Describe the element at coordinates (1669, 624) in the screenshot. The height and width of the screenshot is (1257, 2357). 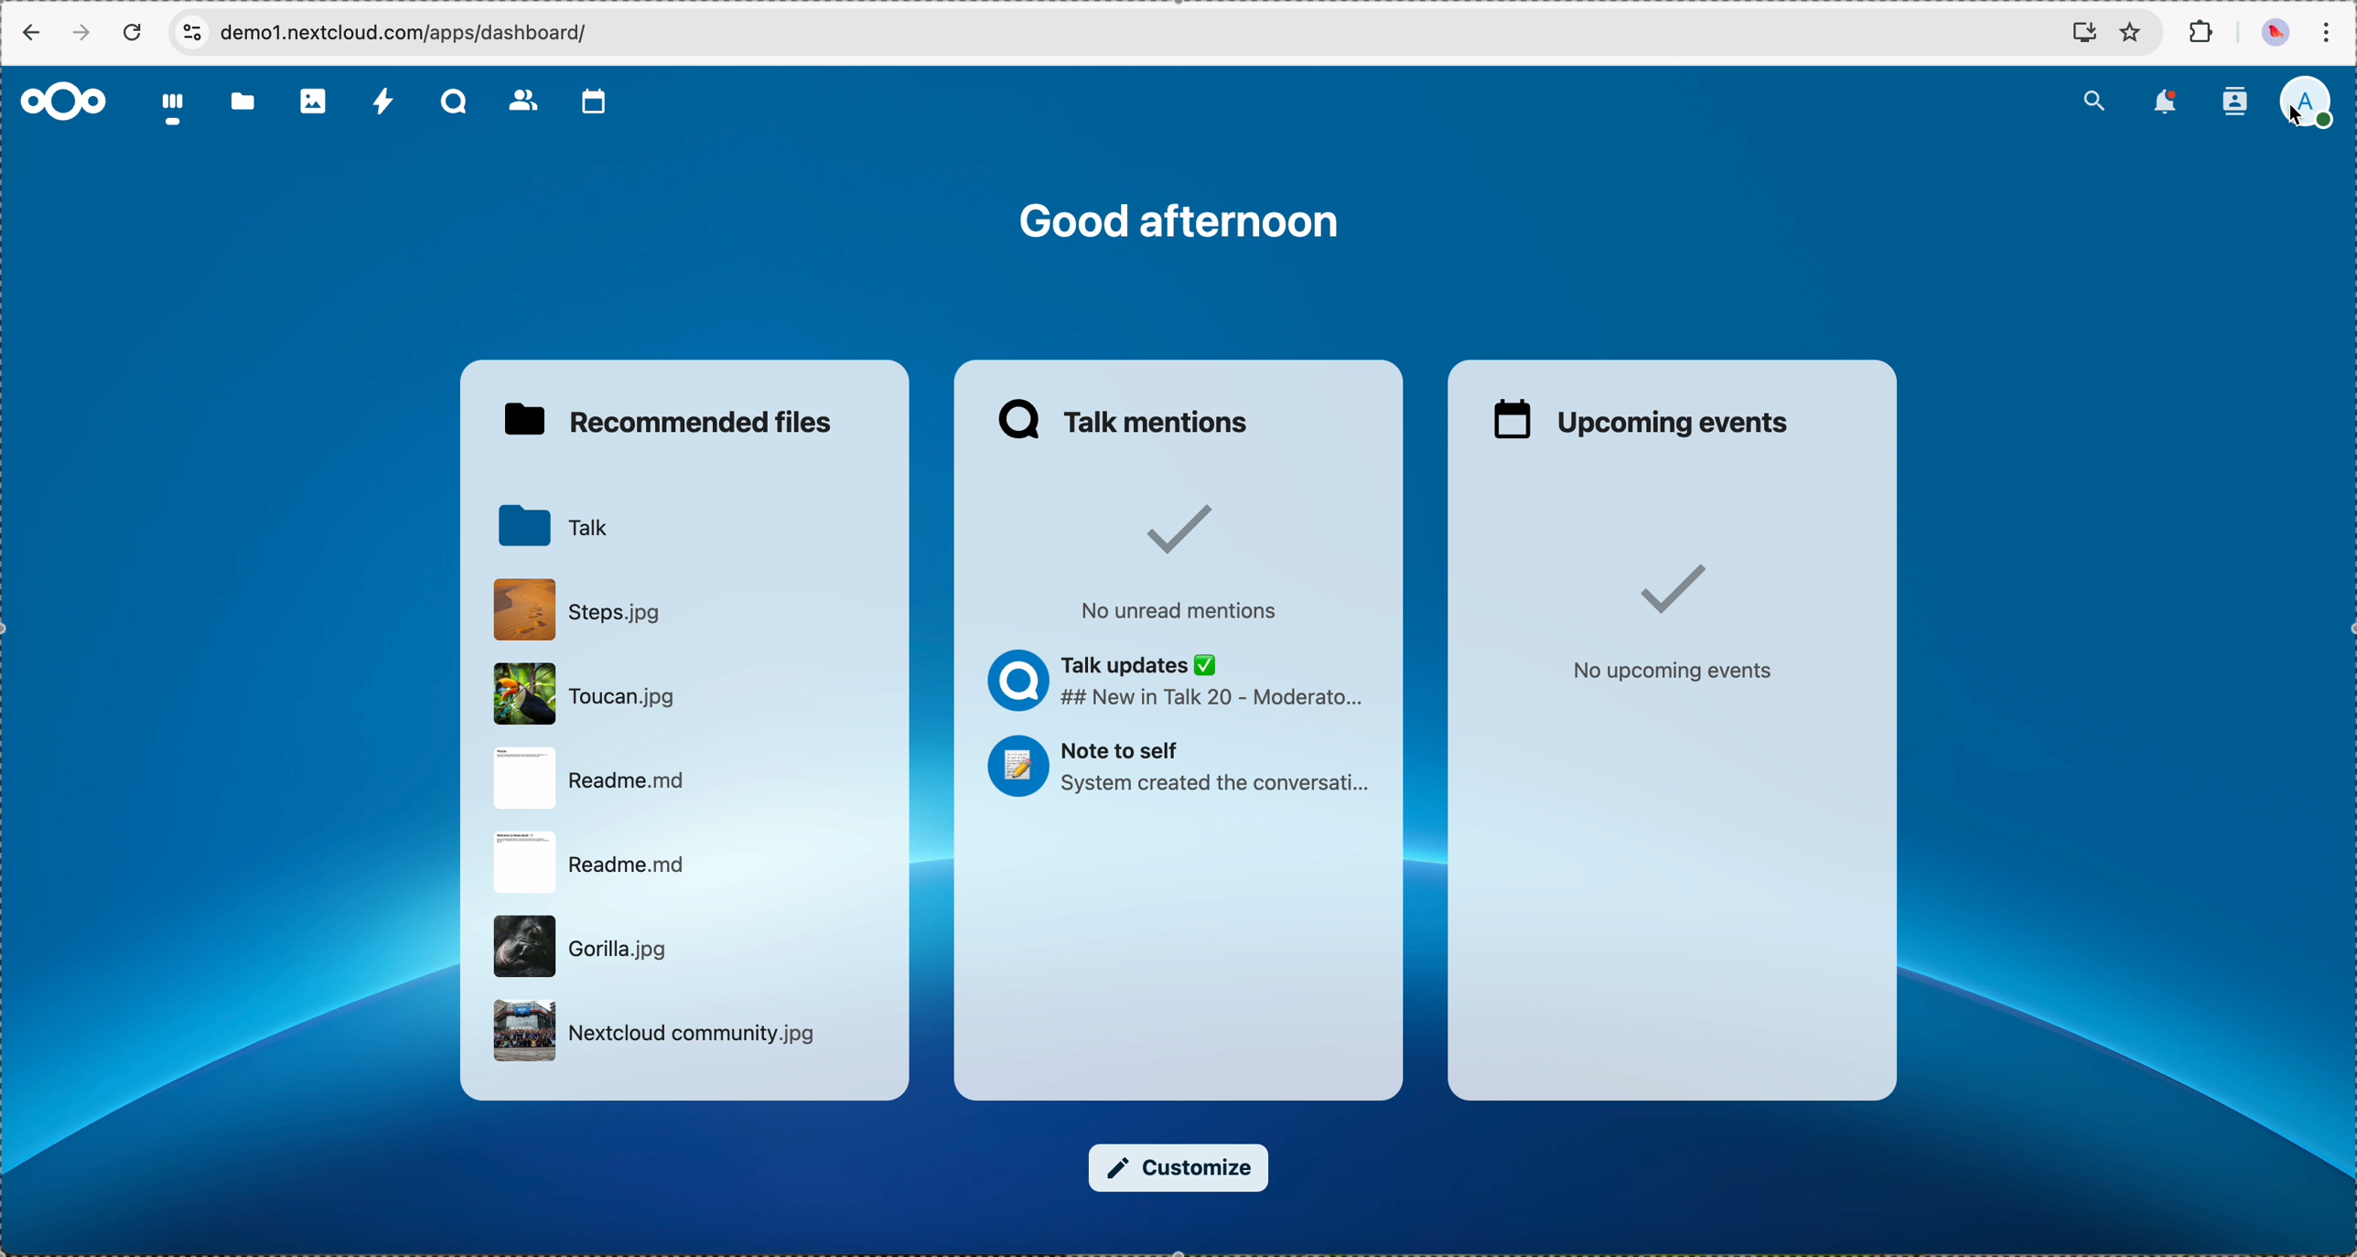
I see `no upcoming events` at that location.